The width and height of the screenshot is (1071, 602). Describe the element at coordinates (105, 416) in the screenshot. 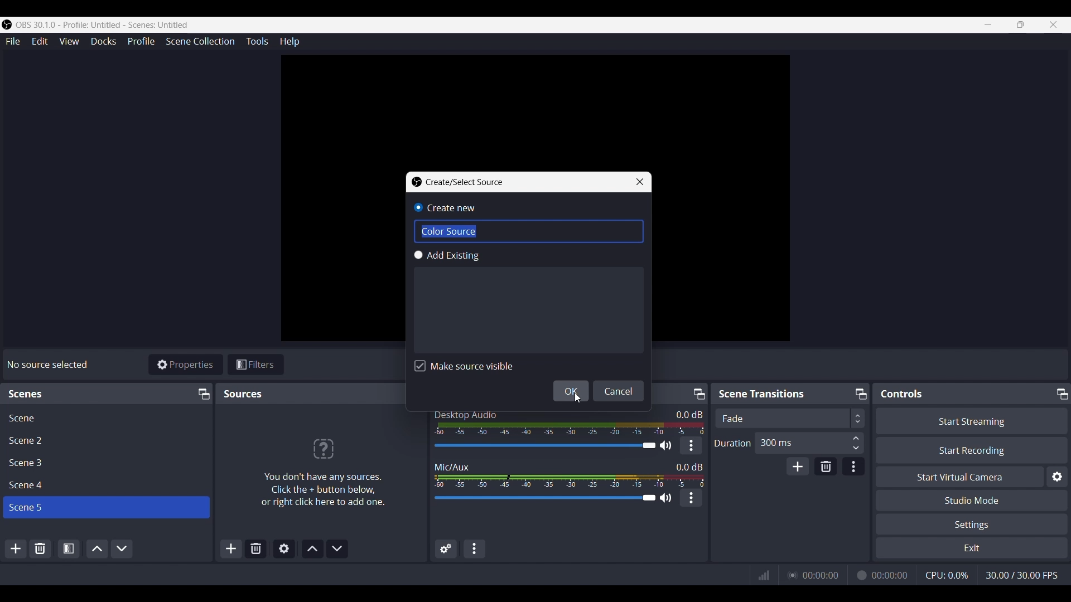

I see `Scene File` at that location.